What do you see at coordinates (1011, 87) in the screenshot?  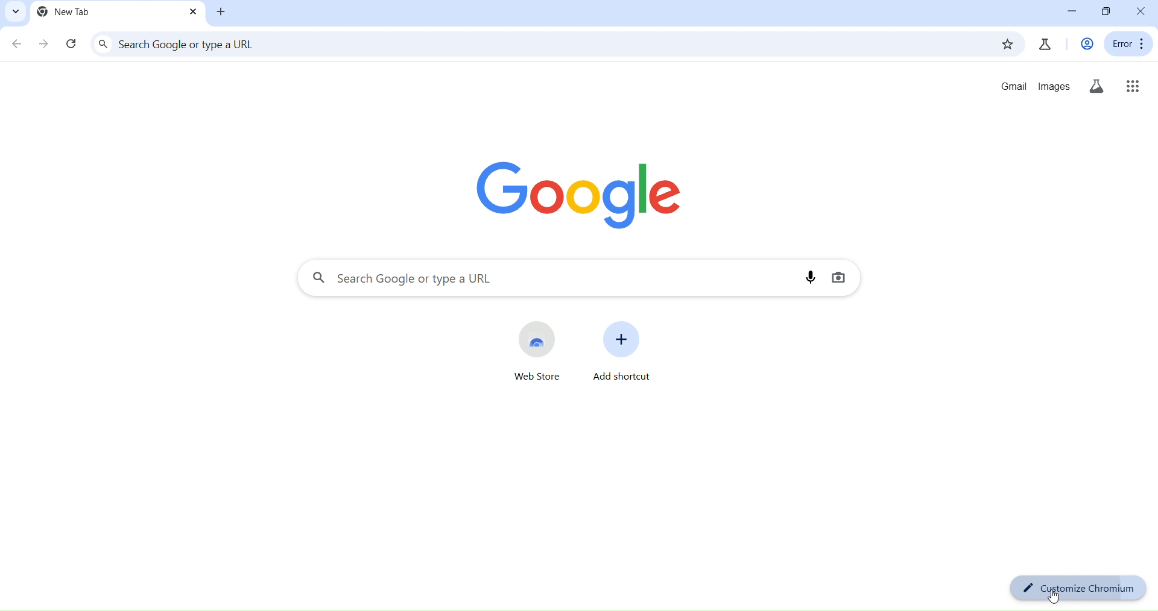 I see `gmail` at bounding box center [1011, 87].